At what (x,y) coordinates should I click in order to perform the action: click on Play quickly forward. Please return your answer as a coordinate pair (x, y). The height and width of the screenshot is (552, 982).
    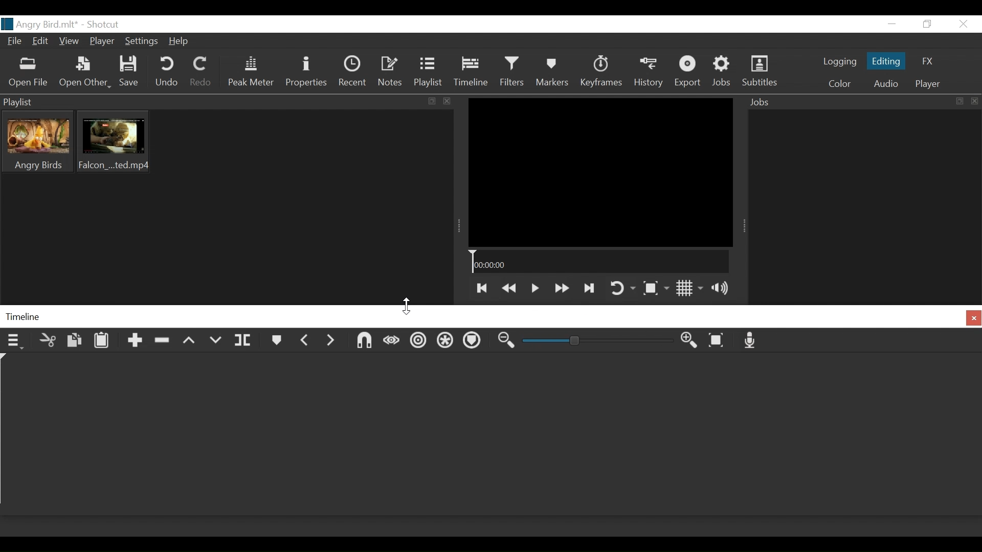
    Looking at the image, I should click on (560, 288).